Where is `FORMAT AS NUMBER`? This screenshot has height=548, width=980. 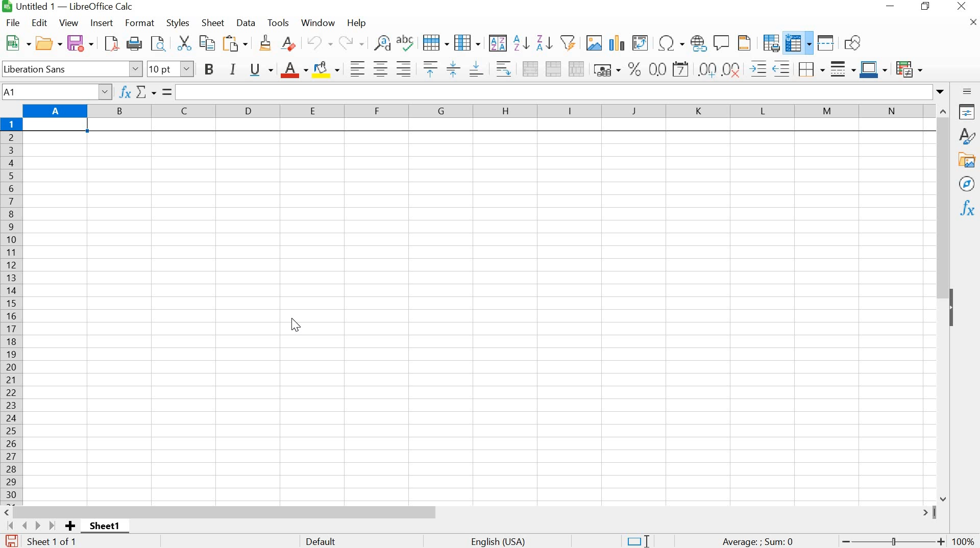
FORMAT AS NUMBER is located at coordinates (657, 69).